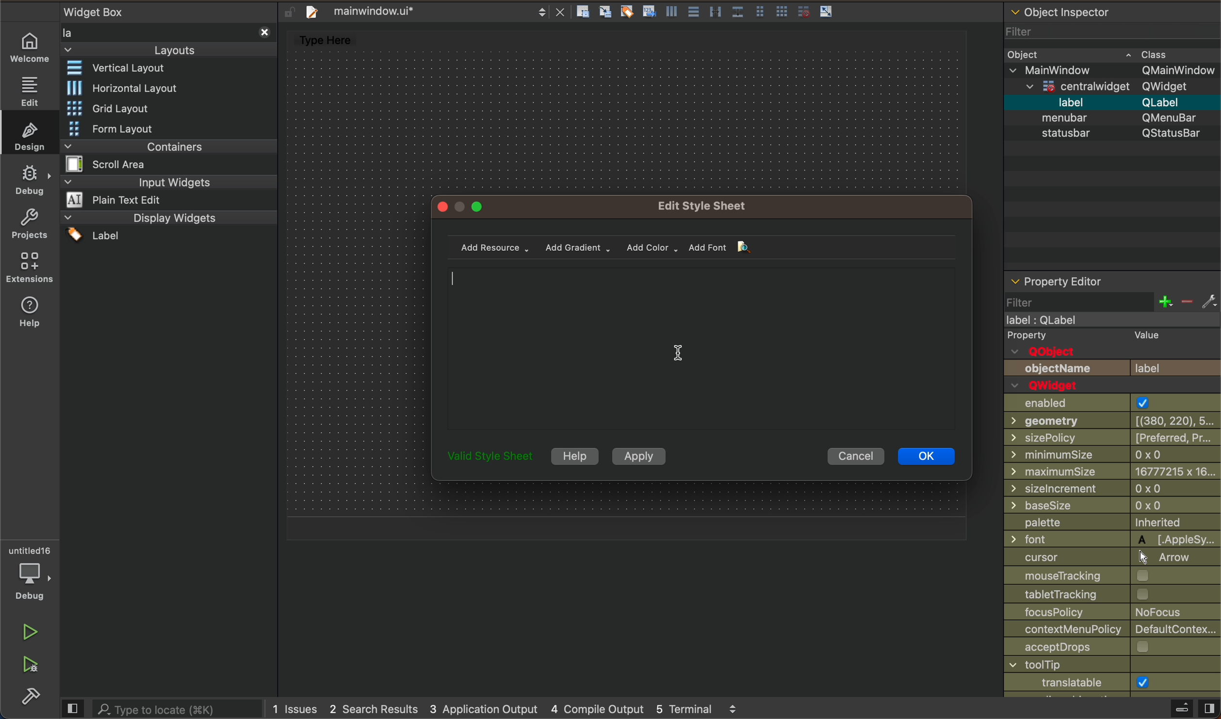 The height and width of the screenshot is (719, 1221). What do you see at coordinates (1109, 422) in the screenshot?
I see `` at bounding box center [1109, 422].